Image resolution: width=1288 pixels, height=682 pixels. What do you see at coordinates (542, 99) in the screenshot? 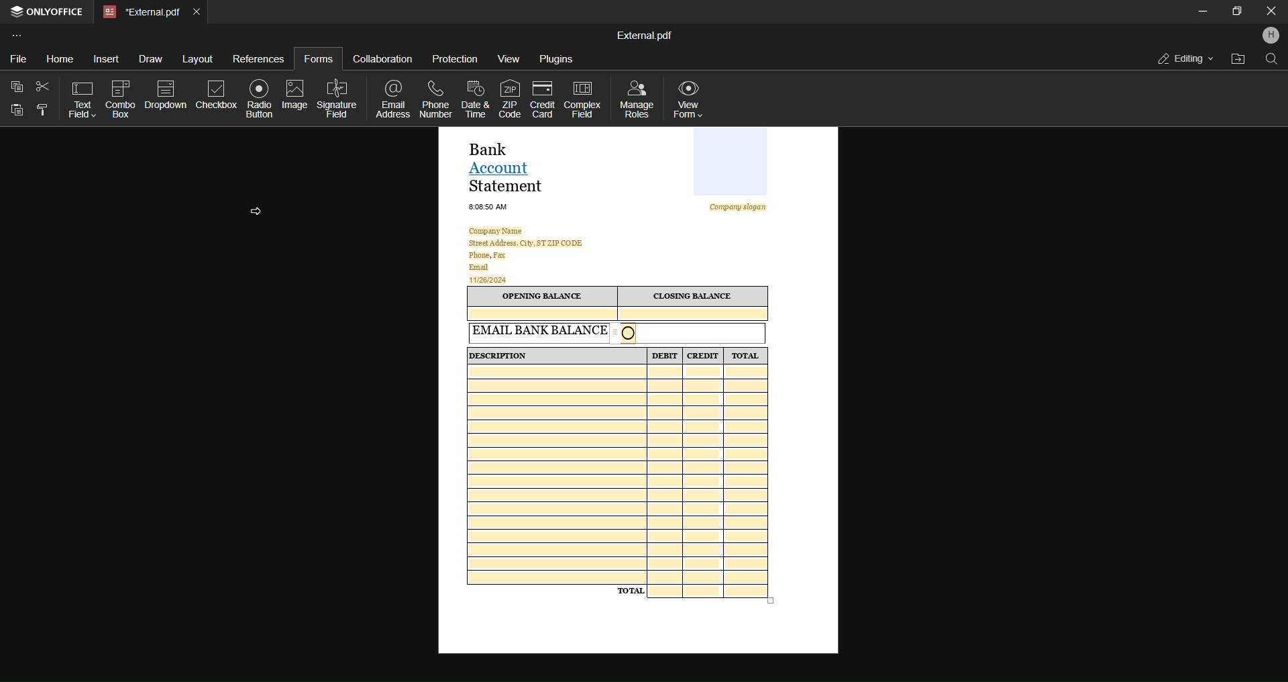
I see `credit card` at bounding box center [542, 99].